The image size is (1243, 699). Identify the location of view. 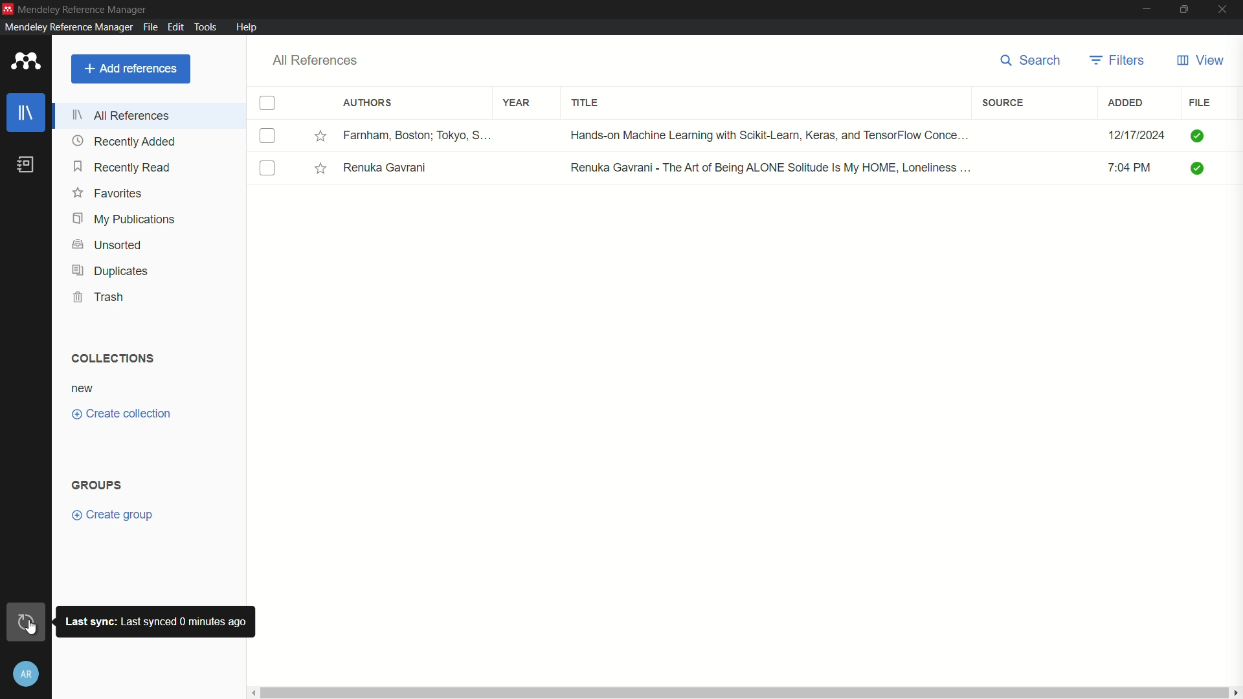
(1202, 61).